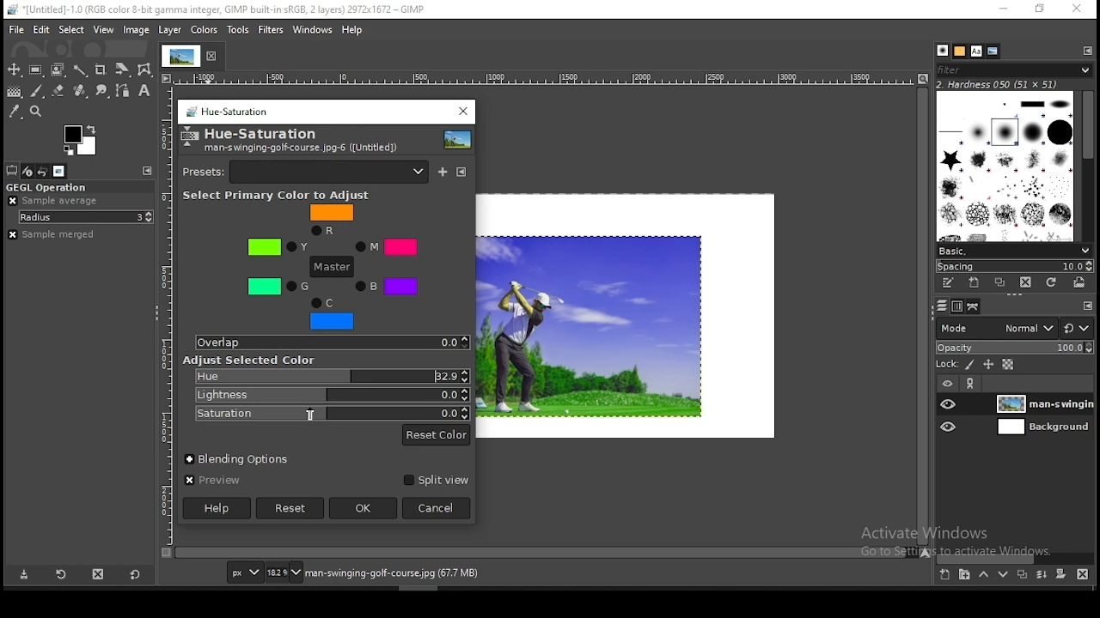  What do you see at coordinates (1021, 559) in the screenshot?
I see `scroll bar` at bounding box center [1021, 559].